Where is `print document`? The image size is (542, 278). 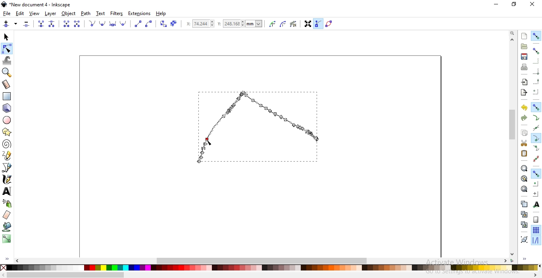
print document is located at coordinates (524, 67).